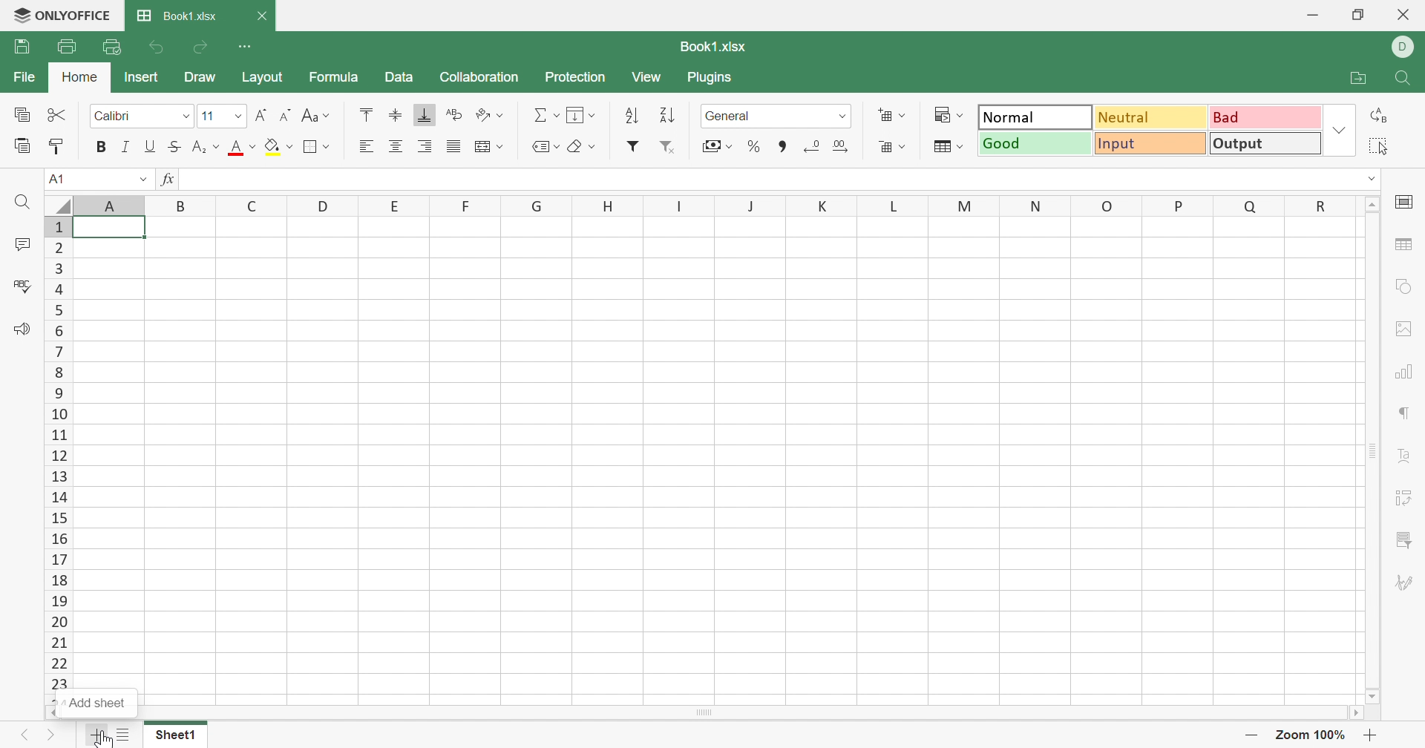 The width and height of the screenshot is (1425, 748). I want to click on Image settings, so click(1406, 327).